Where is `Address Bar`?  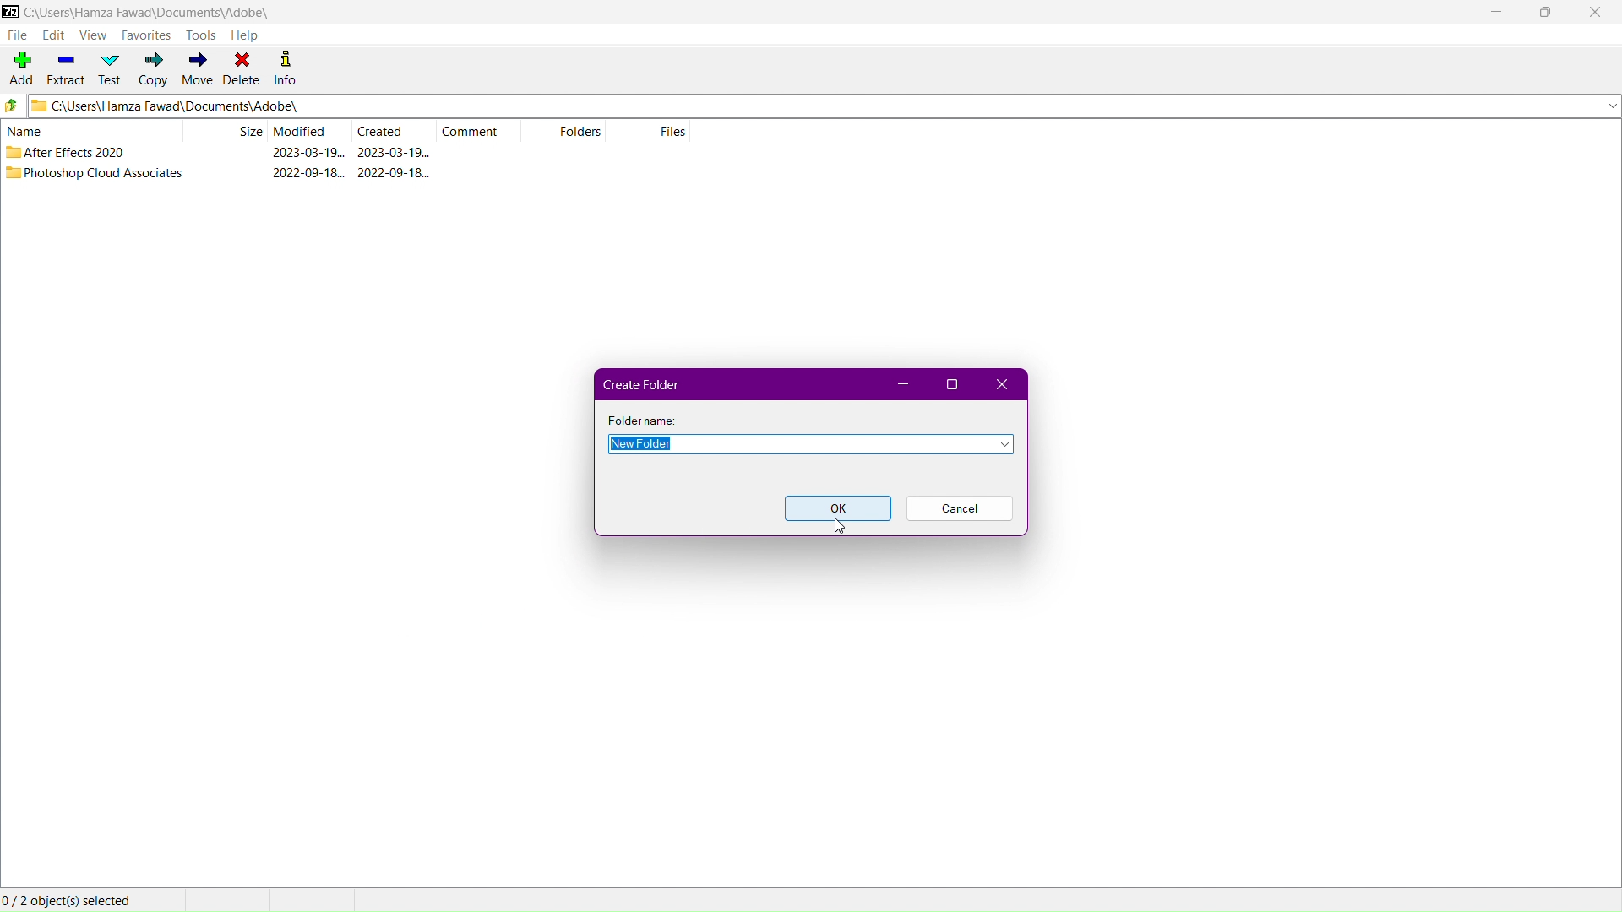
Address Bar is located at coordinates (823, 107).